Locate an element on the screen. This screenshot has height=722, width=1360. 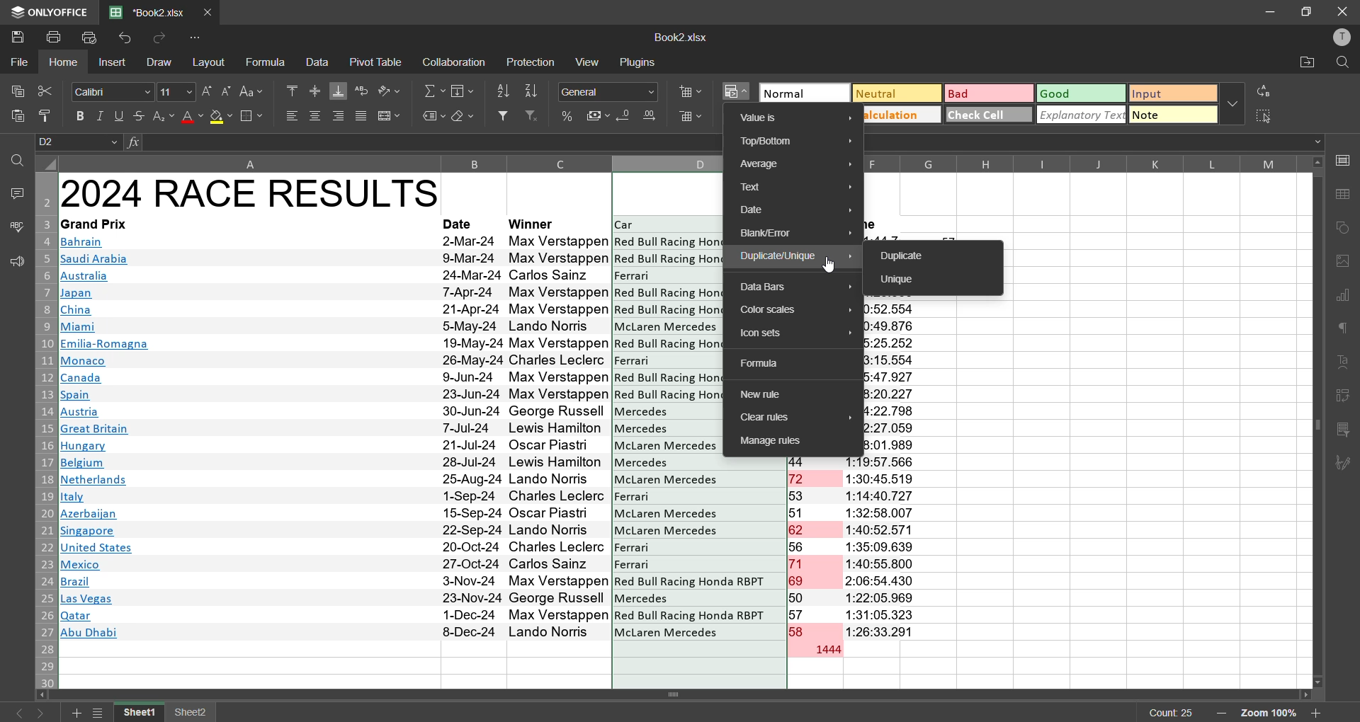
zoom factor is located at coordinates (1270, 714).